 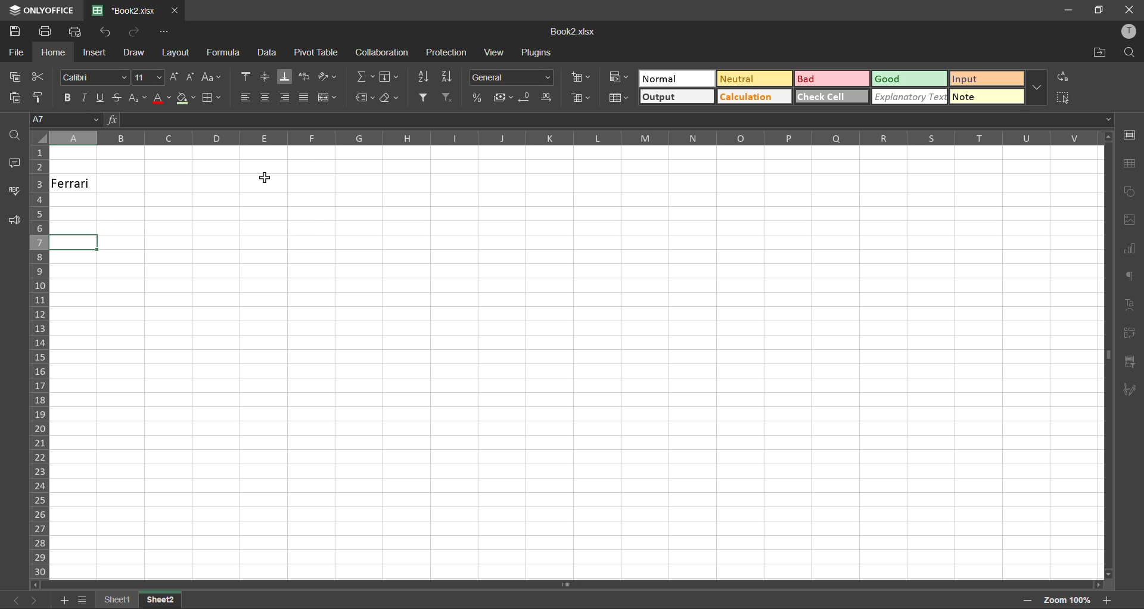 I want to click on sheetlist, so click(x=82, y=600).